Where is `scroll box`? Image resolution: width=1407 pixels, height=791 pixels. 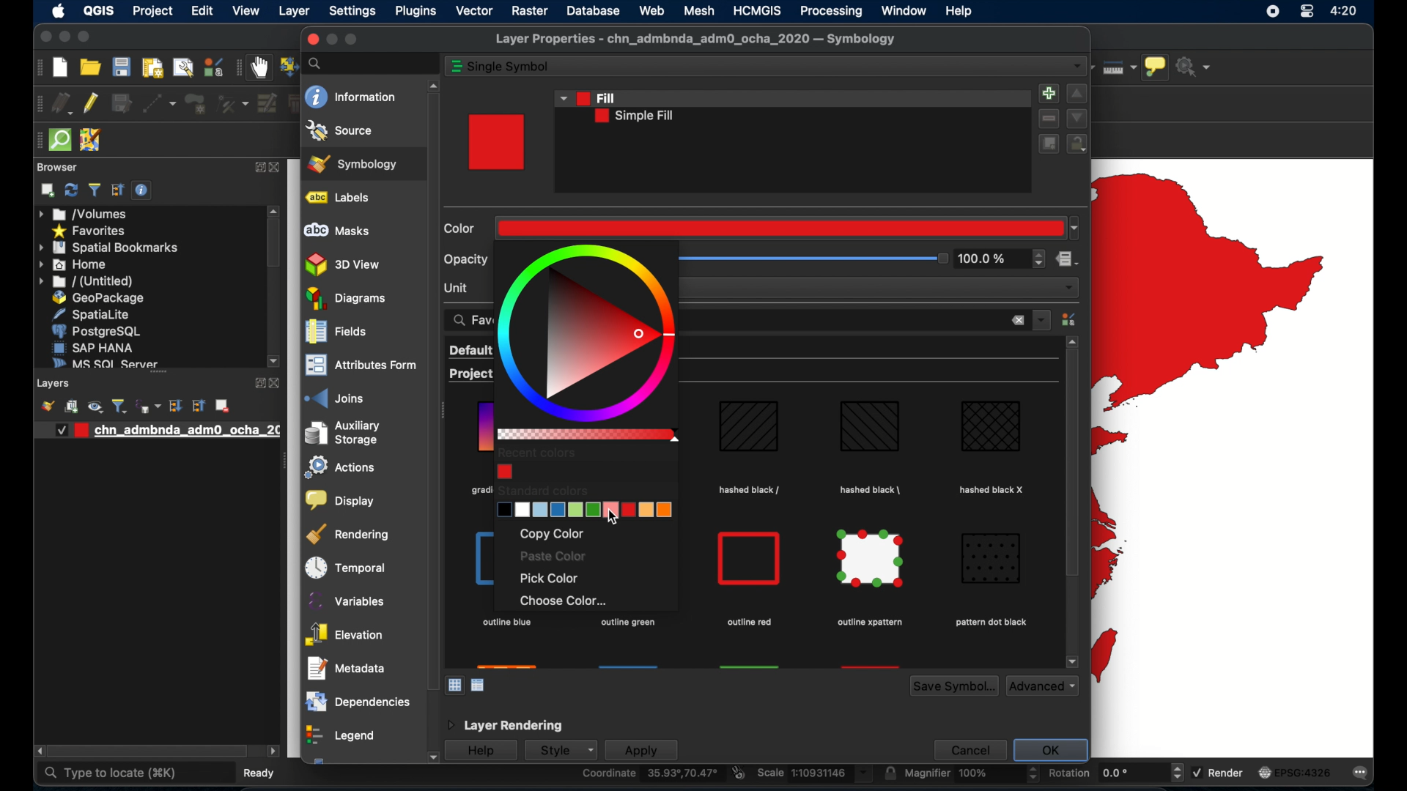
scroll box is located at coordinates (274, 245).